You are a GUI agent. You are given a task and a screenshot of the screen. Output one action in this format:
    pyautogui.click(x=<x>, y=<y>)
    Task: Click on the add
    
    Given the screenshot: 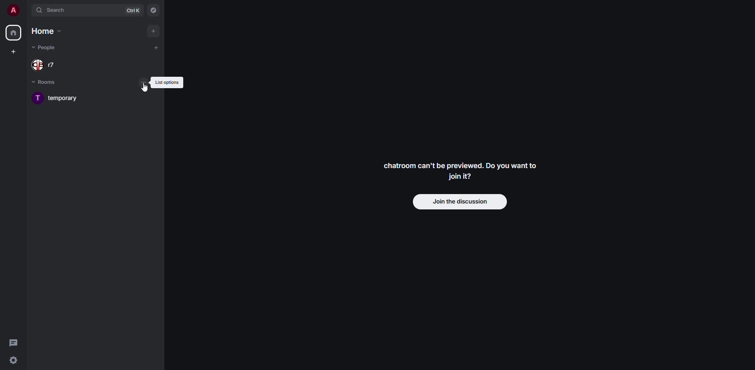 What is the action you would take?
    pyautogui.click(x=154, y=31)
    